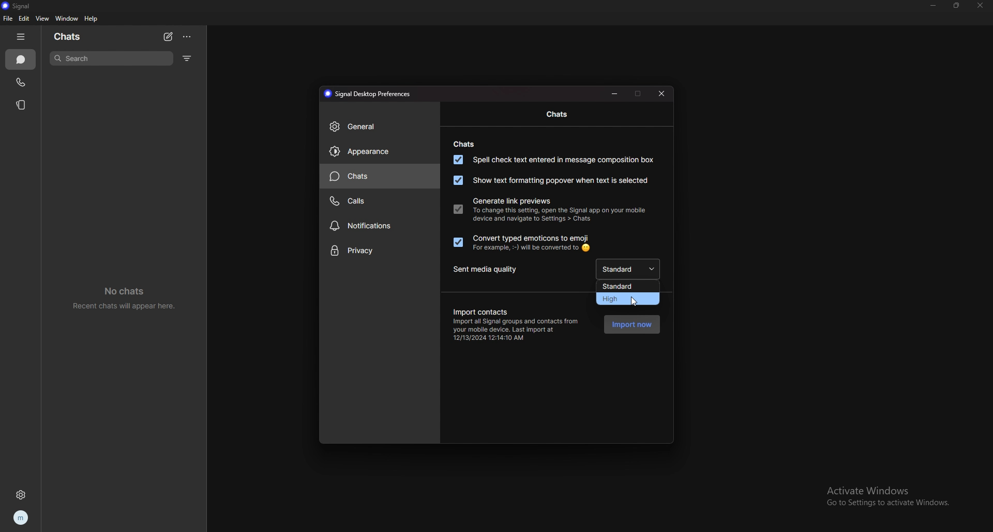  What do you see at coordinates (490, 270) in the screenshot?
I see `sent media quality` at bounding box center [490, 270].